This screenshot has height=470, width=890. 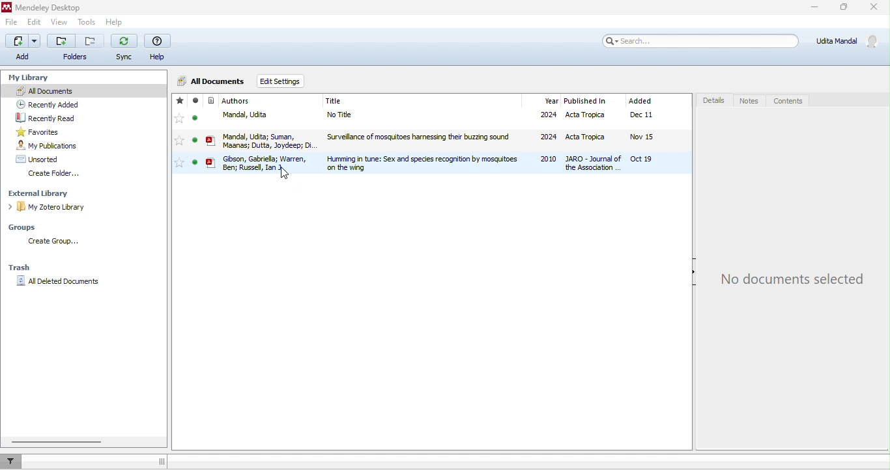 What do you see at coordinates (454, 118) in the screenshot?
I see `file` at bounding box center [454, 118].